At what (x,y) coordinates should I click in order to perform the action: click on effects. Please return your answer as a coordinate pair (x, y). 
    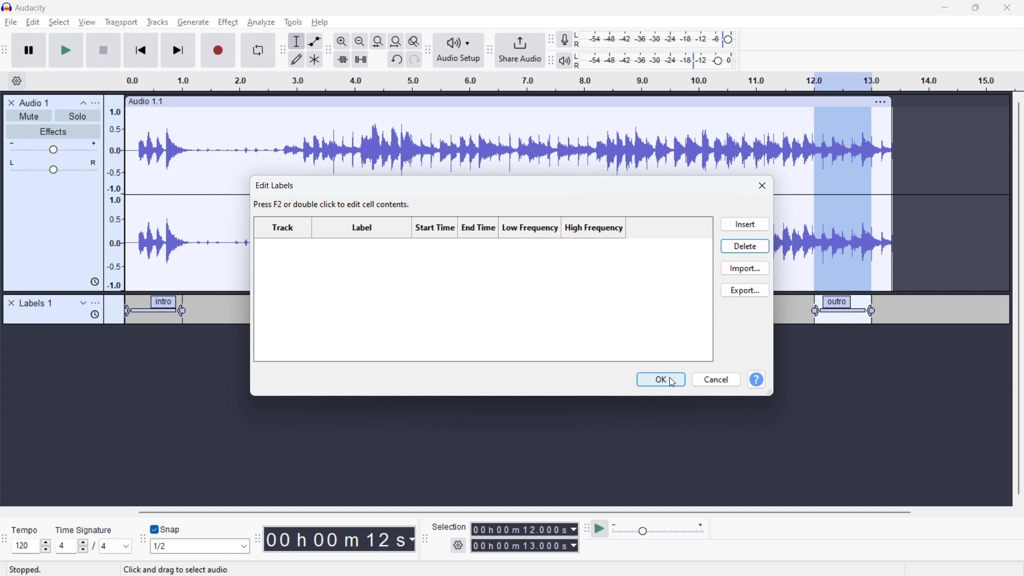
    Looking at the image, I should click on (54, 132).